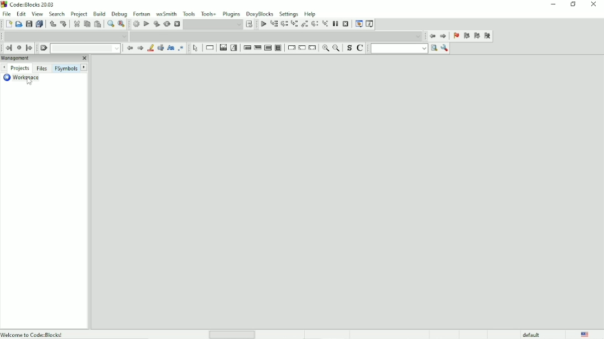 The image size is (604, 339). I want to click on Break instruction, so click(291, 48).